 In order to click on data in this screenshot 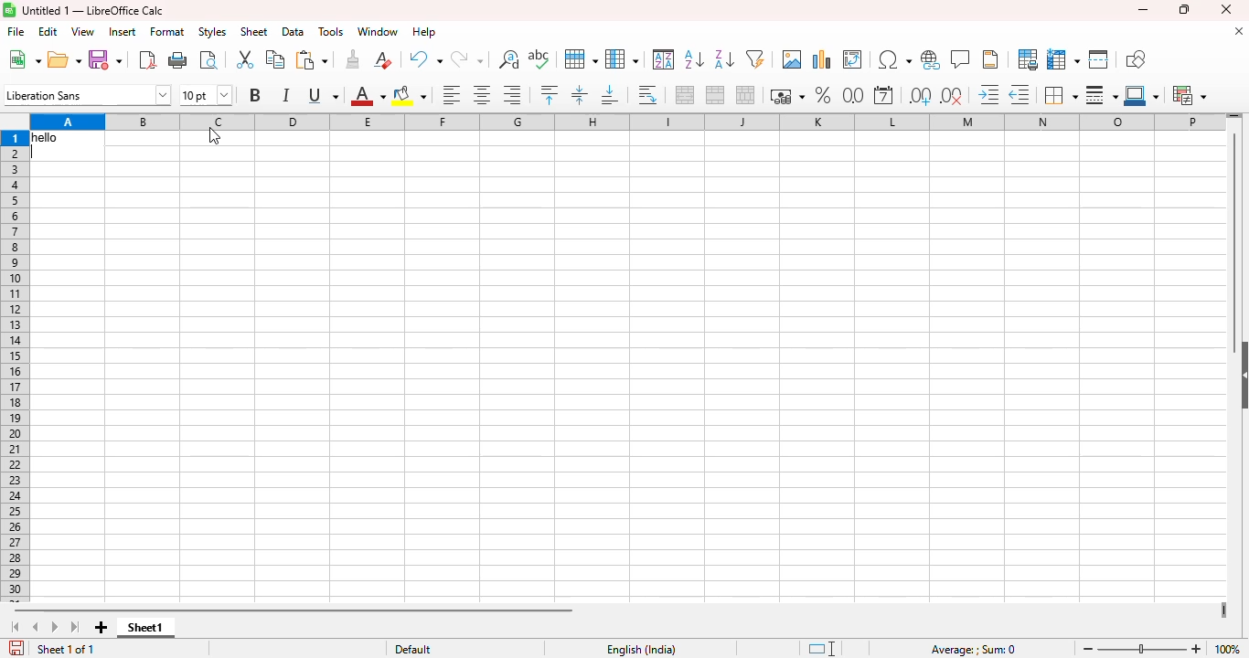, I will do `click(294, 31)`.